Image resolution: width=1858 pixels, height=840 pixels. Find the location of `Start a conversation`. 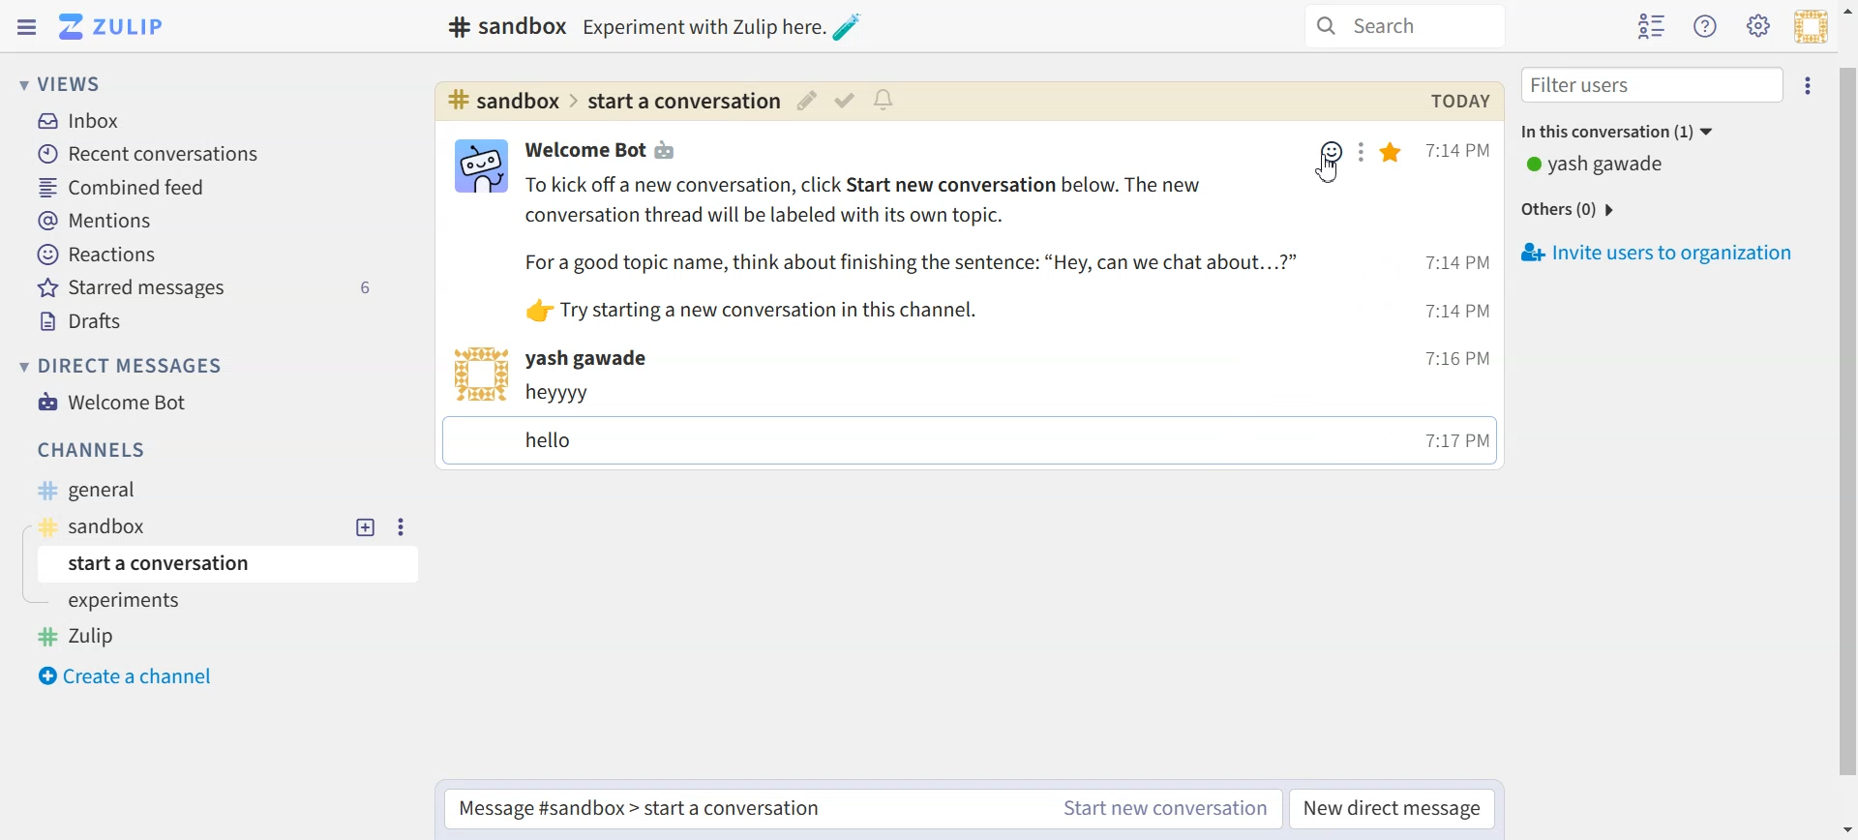

Start a conversation is located at coordinates (232, 563).